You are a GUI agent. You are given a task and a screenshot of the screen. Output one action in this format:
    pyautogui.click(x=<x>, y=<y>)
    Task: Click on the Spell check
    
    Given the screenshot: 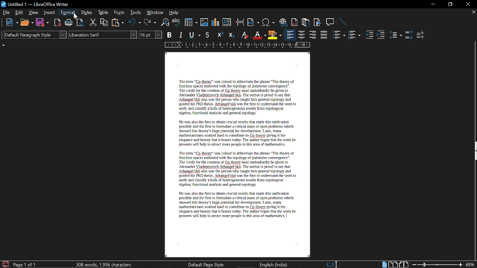 What is the action you would take?
    pyautogui.click(x=176, y=22)
    